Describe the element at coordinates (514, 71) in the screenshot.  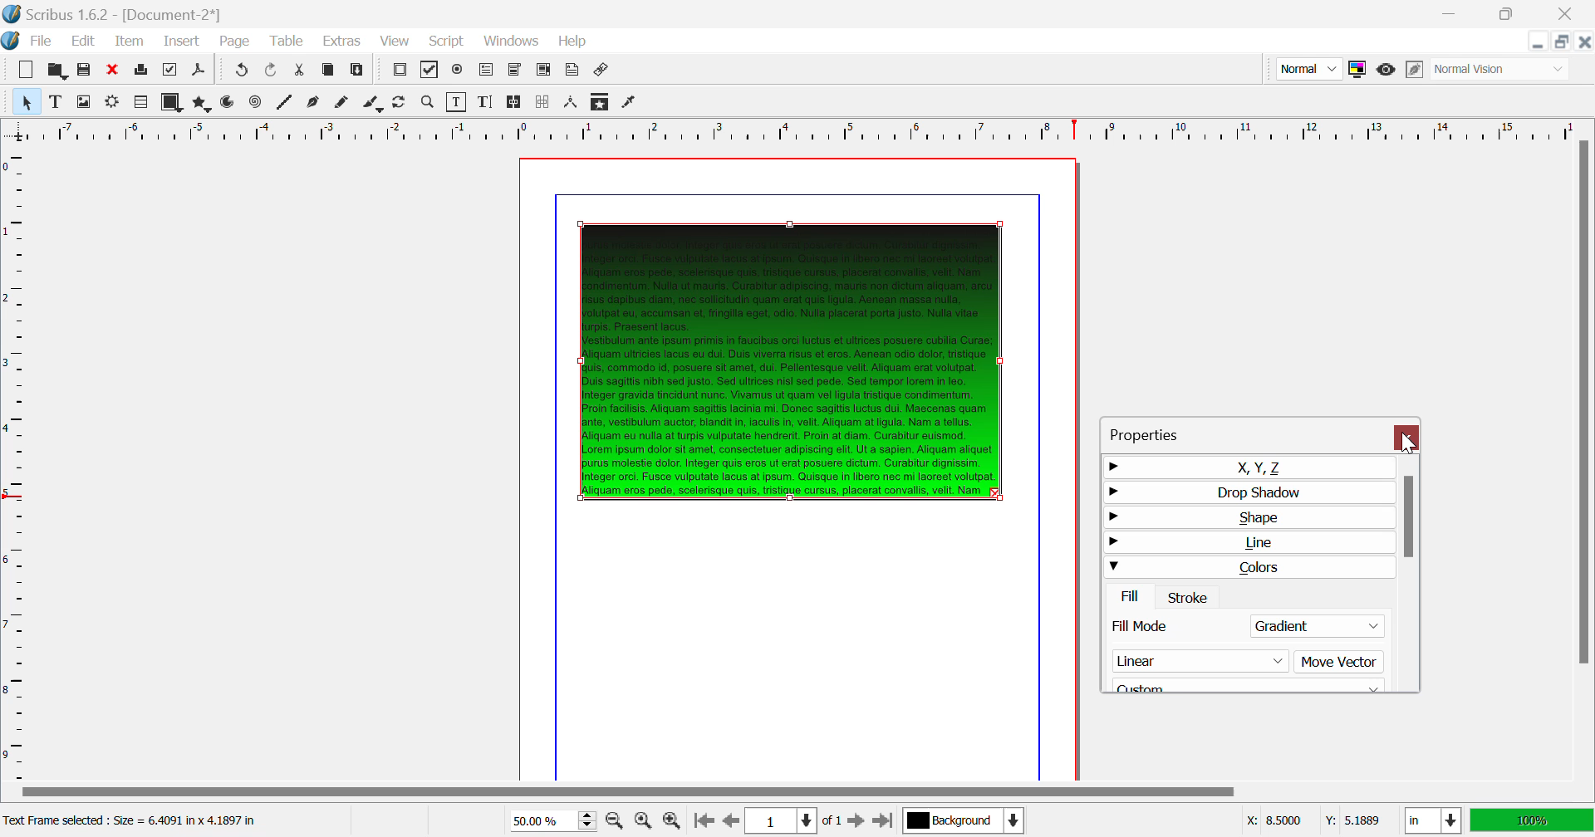
I see `Pdf Combo Box` at that location.